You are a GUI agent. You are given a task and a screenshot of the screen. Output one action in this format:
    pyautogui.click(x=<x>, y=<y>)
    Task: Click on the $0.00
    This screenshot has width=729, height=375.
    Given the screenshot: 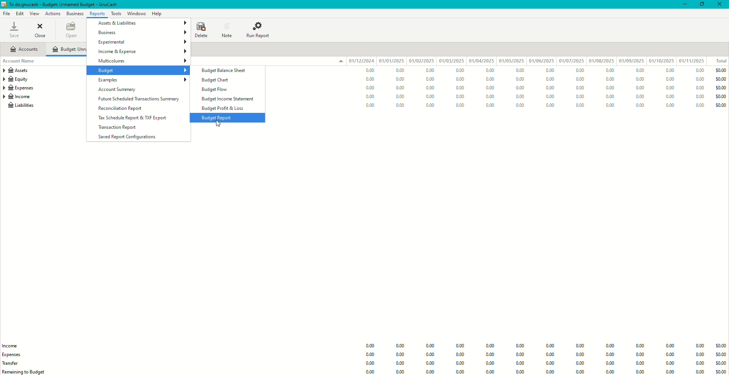 What is the action you would take?
    pyautogui.click(x=720, y=355)
    